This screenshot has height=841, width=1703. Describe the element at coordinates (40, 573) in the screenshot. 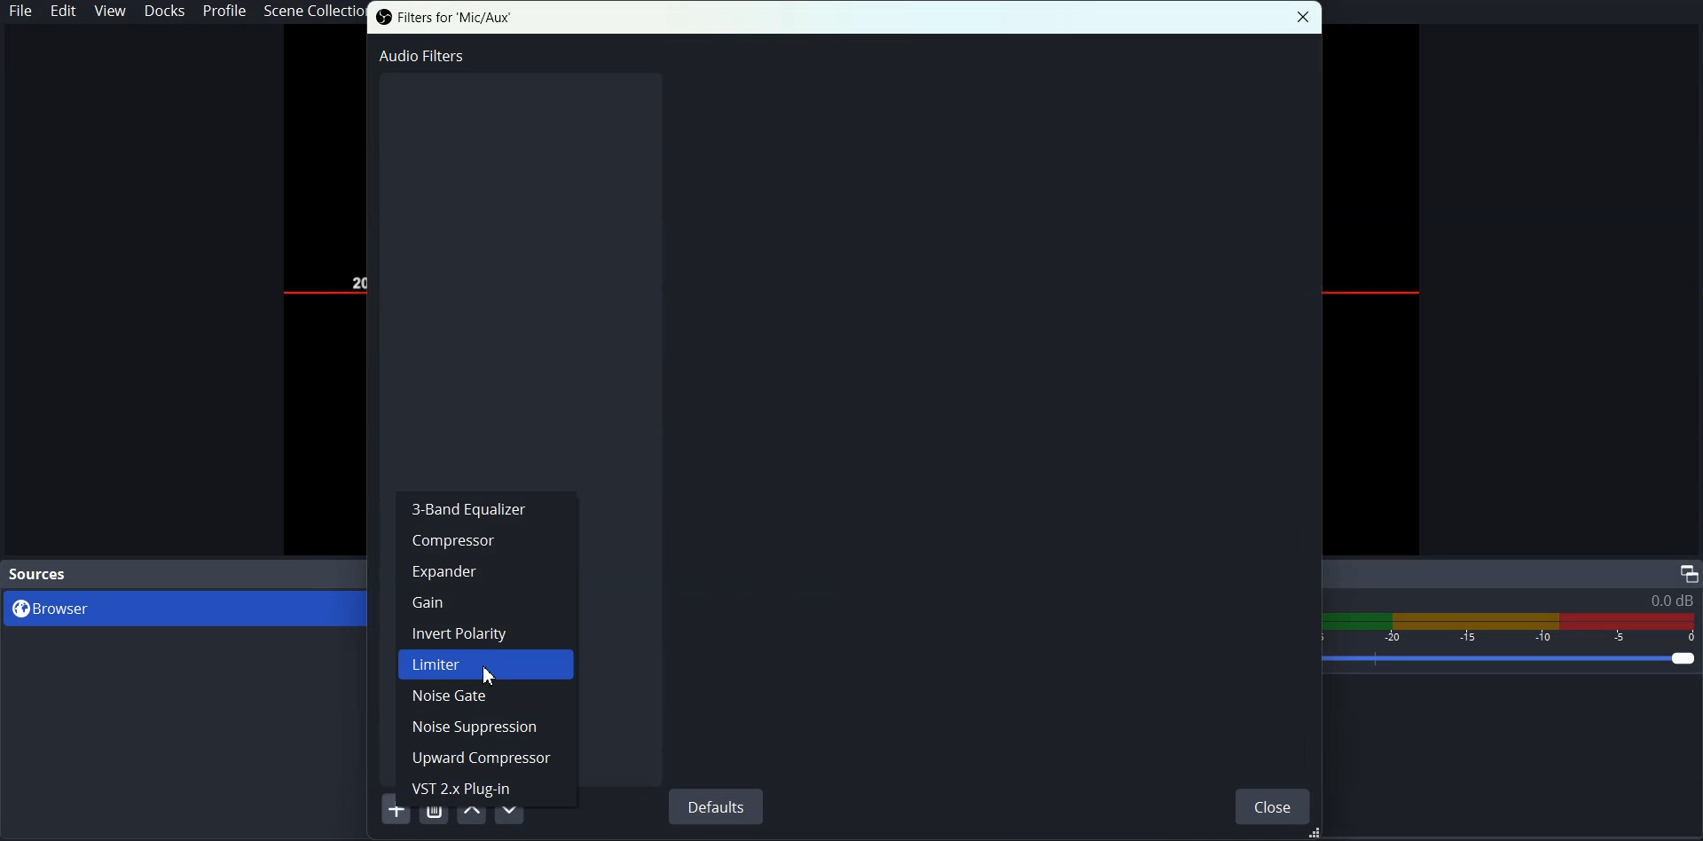

I see `Source ` at that location.